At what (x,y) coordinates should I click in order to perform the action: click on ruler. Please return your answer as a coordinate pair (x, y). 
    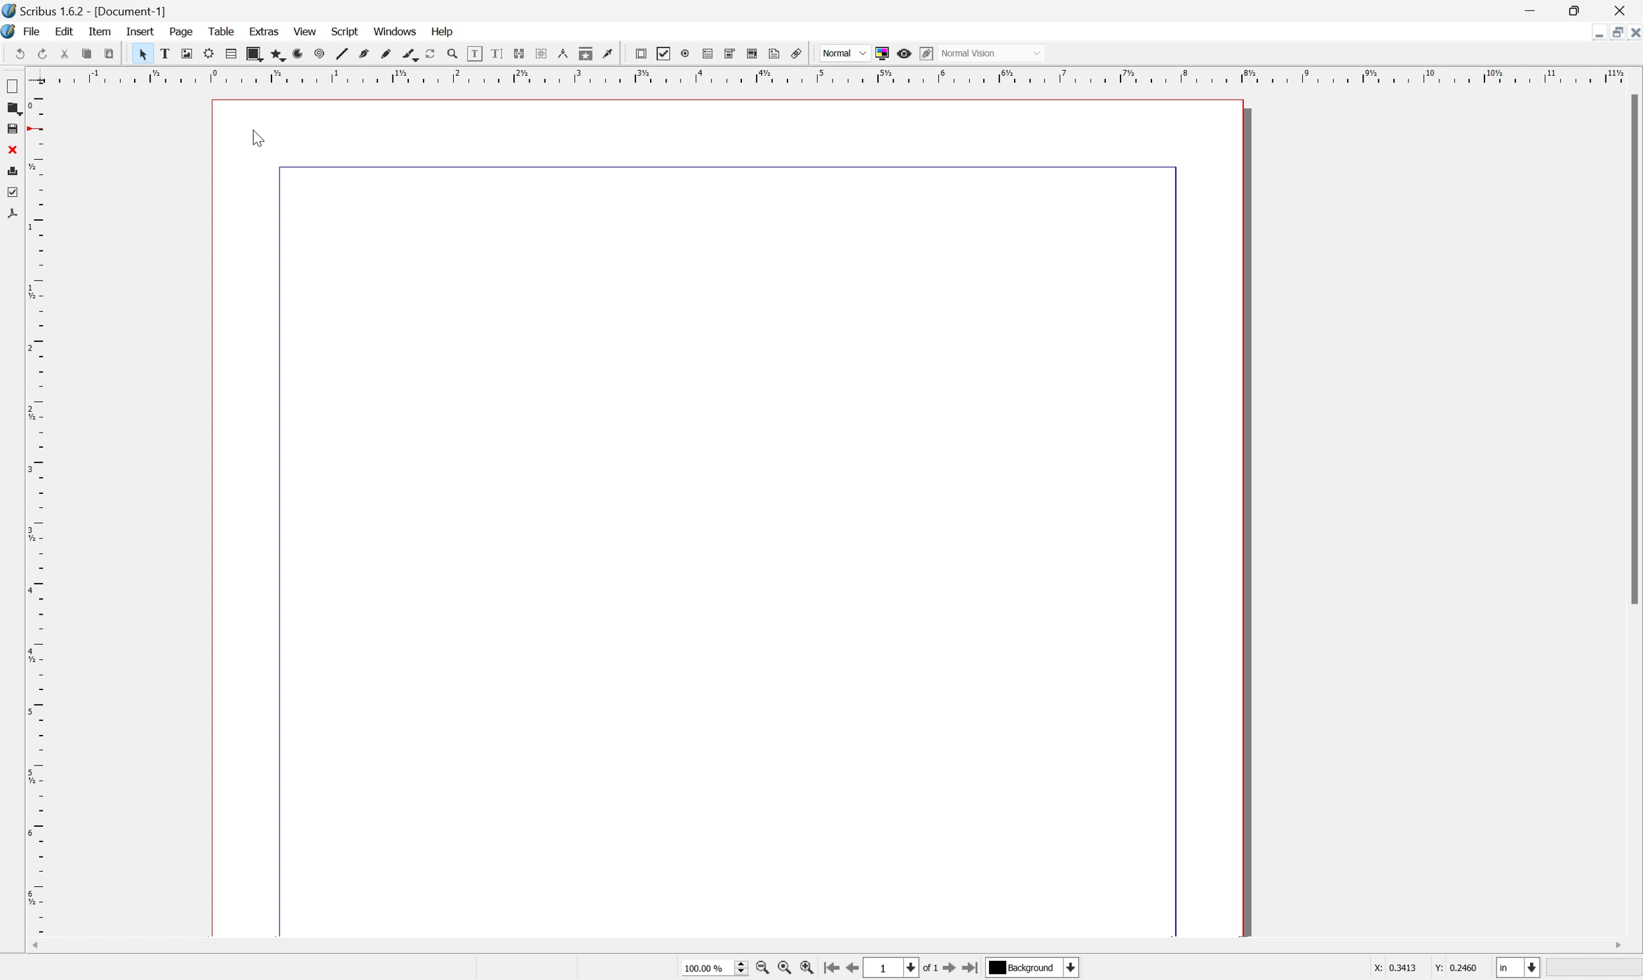
    Looking at the image, I should click on (830, 73).